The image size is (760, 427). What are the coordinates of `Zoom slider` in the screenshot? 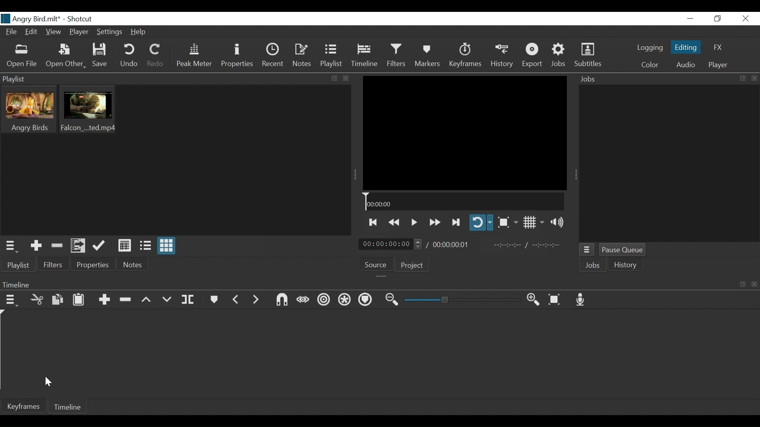 It's located at (462, 300).